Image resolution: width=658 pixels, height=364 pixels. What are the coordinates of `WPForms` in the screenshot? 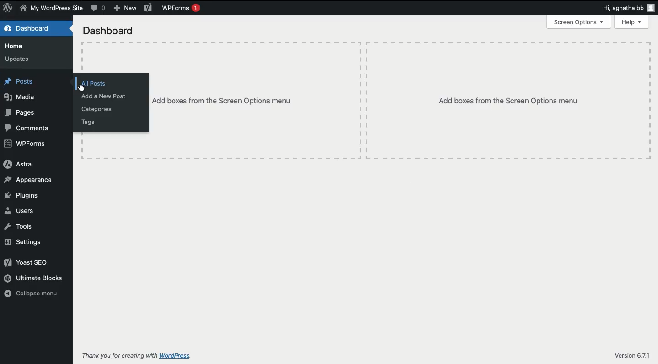 It's located at (28, 144).